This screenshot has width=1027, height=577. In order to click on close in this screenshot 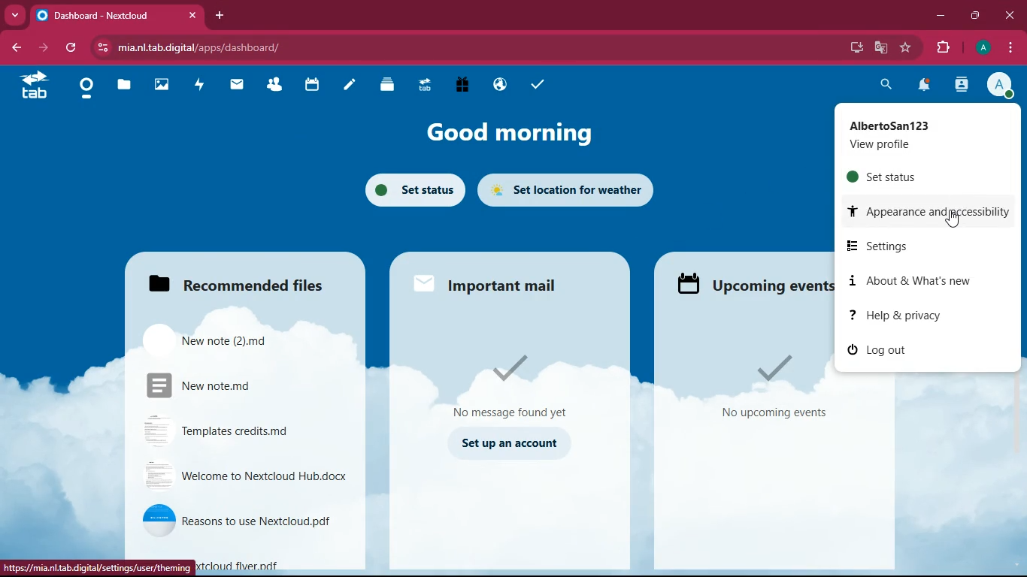, I will do `click(1010, 14)`.